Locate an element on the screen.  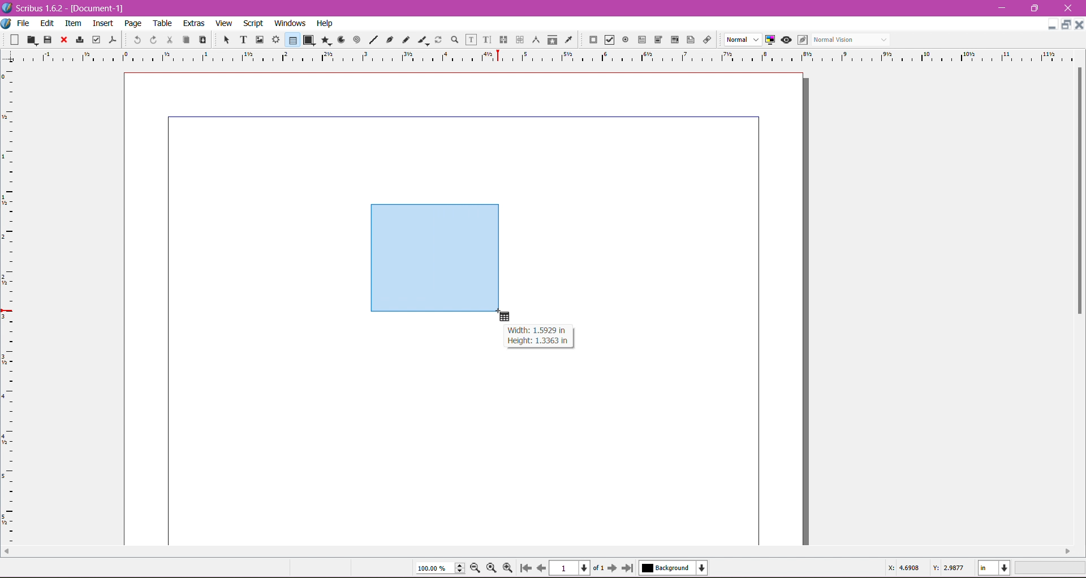
Maximize is located at coordinates (1035, 8).